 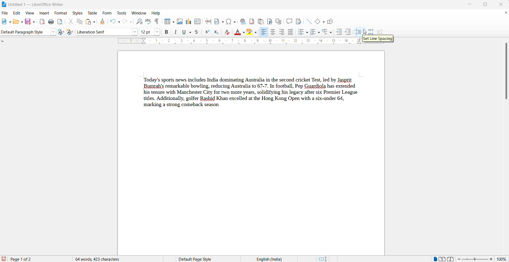 I want to click on new file, so click(x=5, y=23).